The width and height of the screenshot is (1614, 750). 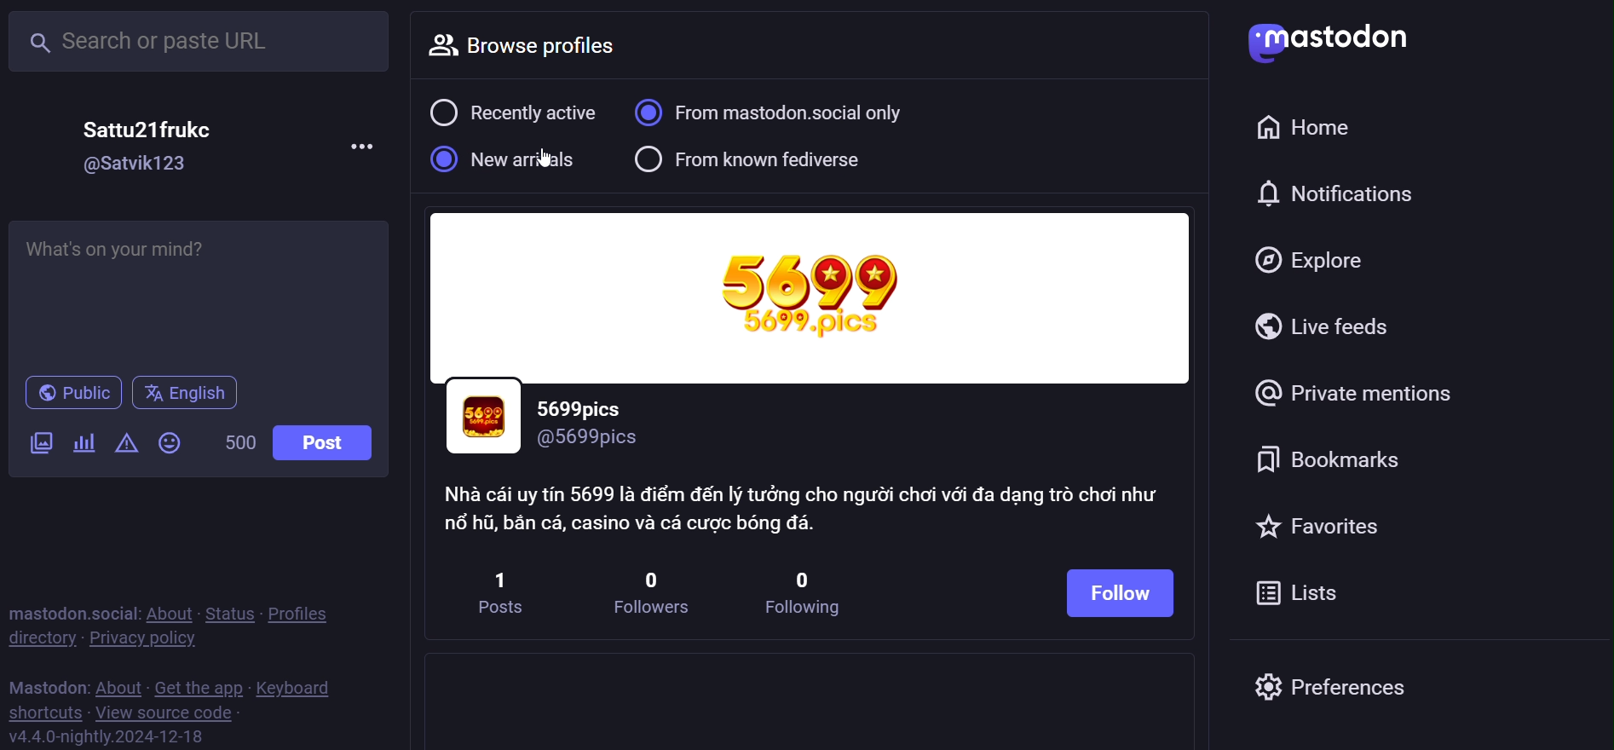 I want to click on explore, so click(x=1318, y=264).